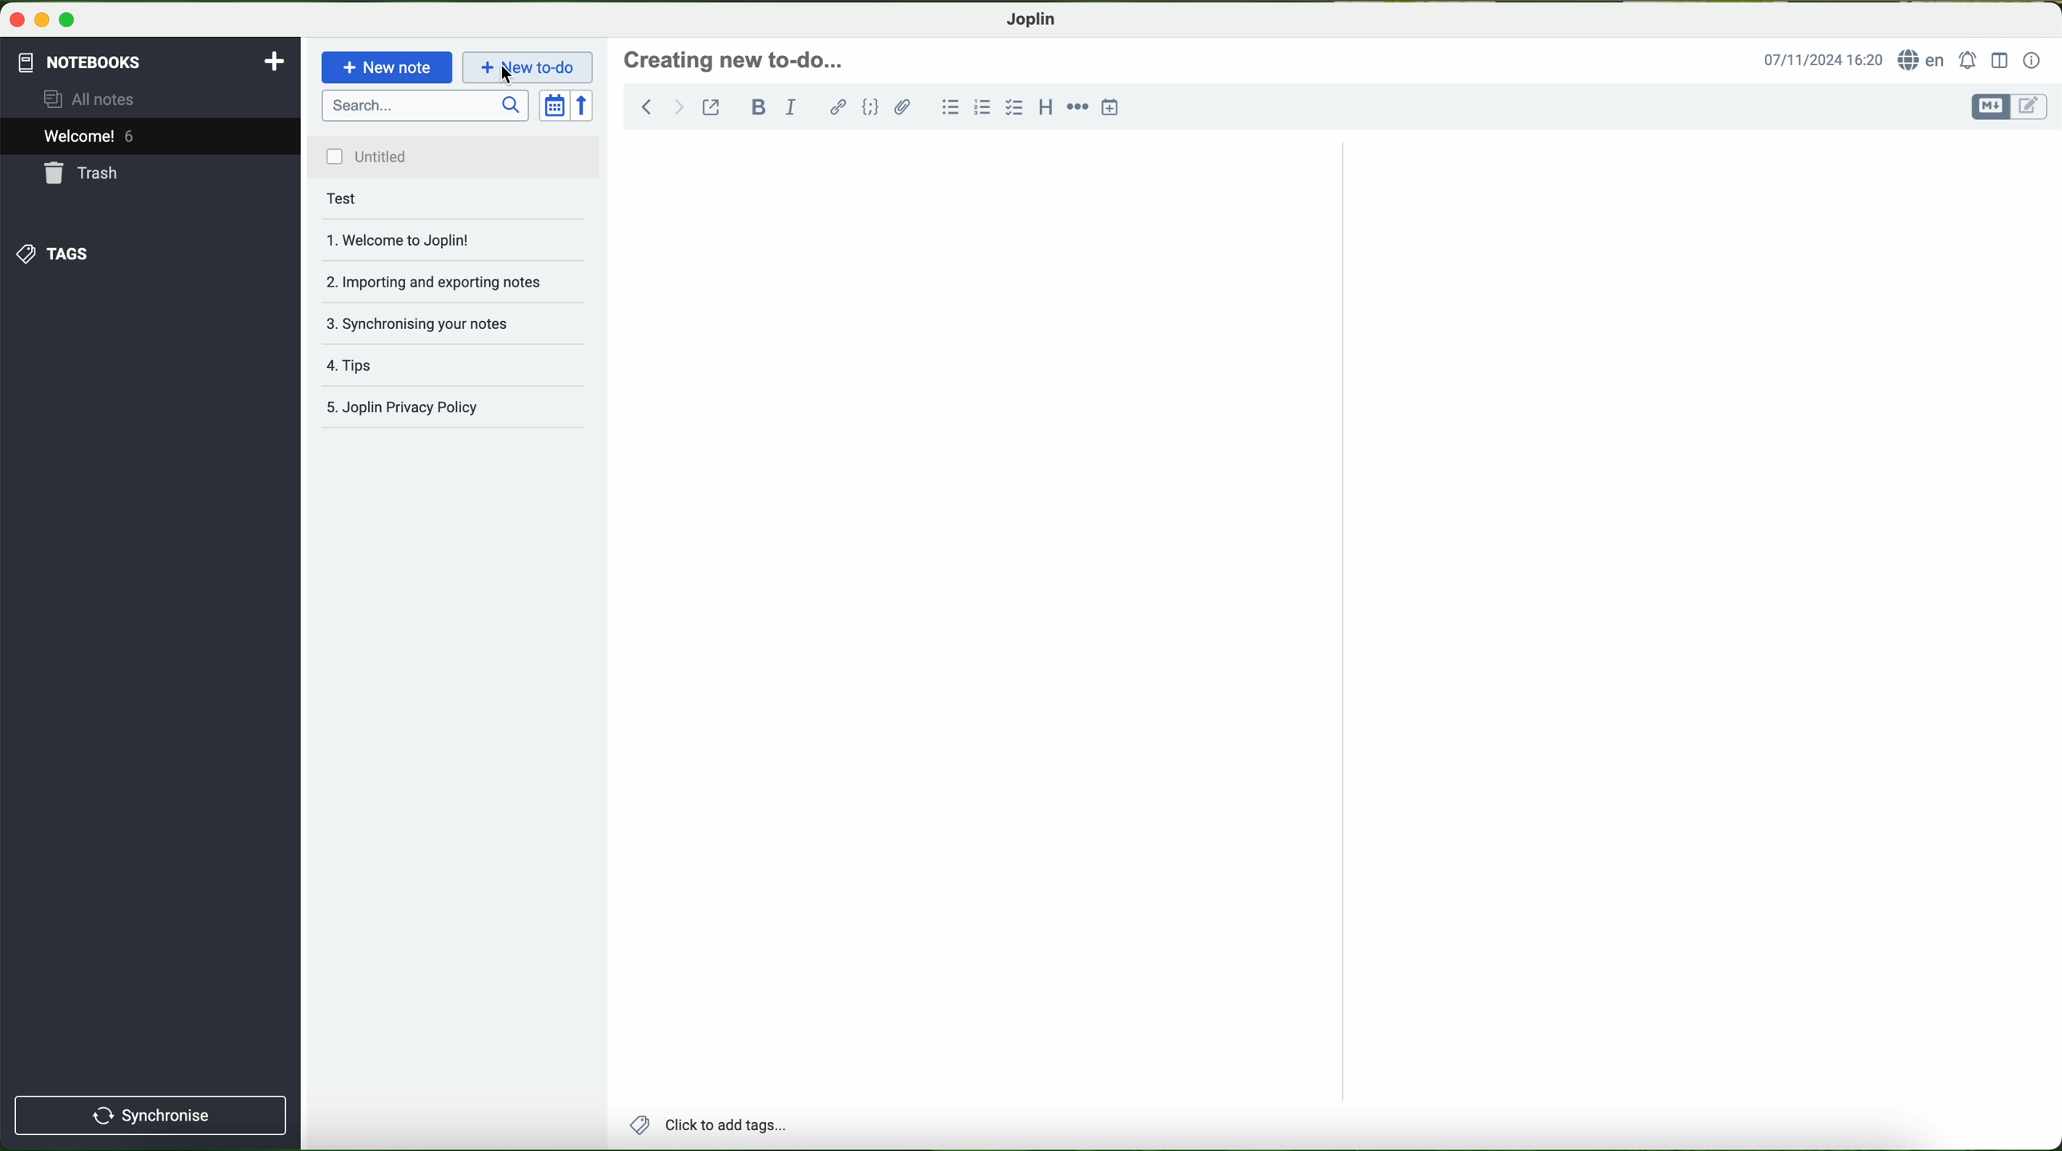  What do you see at coordinates (712, 1125) in the screenshot?
I see `add tags` at bounding box center [712, 1125].